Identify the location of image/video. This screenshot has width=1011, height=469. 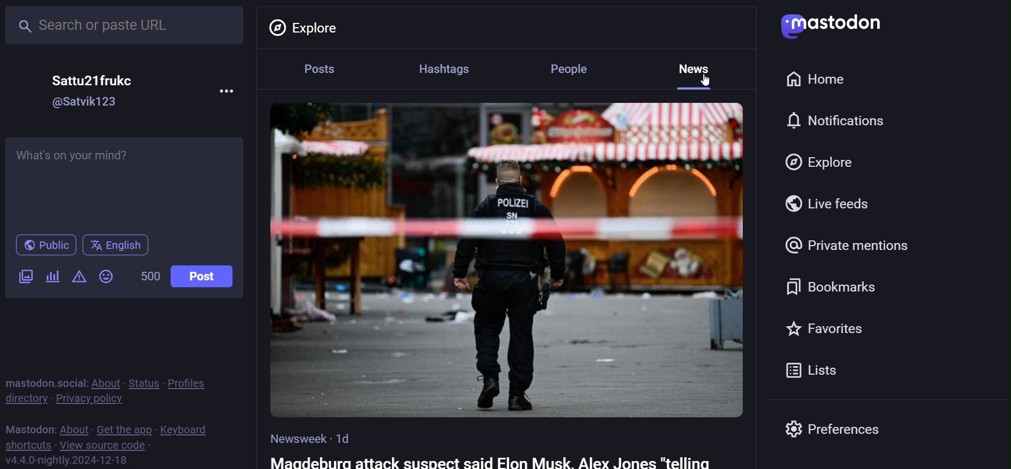
(23, 277).